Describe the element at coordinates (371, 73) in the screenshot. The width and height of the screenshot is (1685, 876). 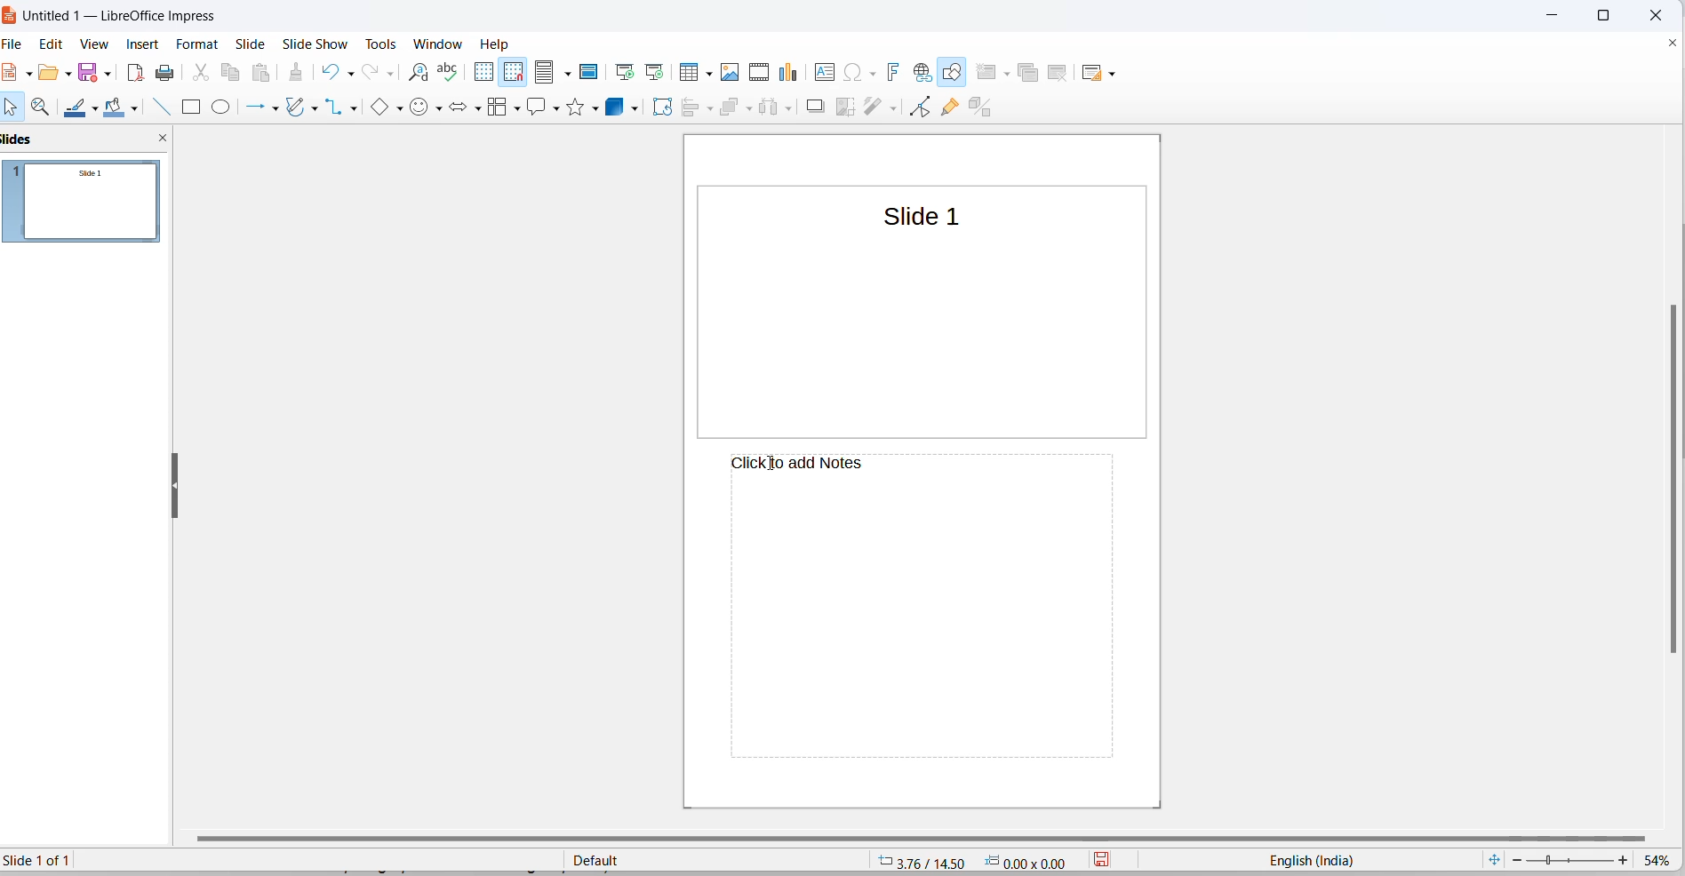
I see `redo ` at that location.